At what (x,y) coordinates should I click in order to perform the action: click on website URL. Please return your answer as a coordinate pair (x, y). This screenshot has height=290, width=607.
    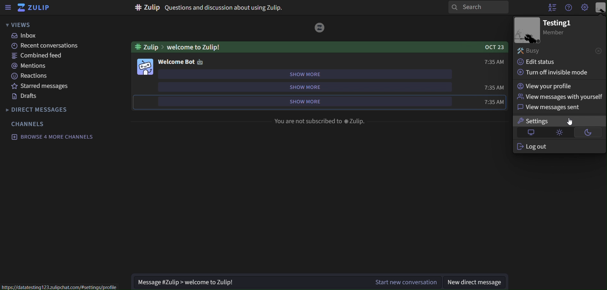
    Looking at the image, I should click on (61, 286).